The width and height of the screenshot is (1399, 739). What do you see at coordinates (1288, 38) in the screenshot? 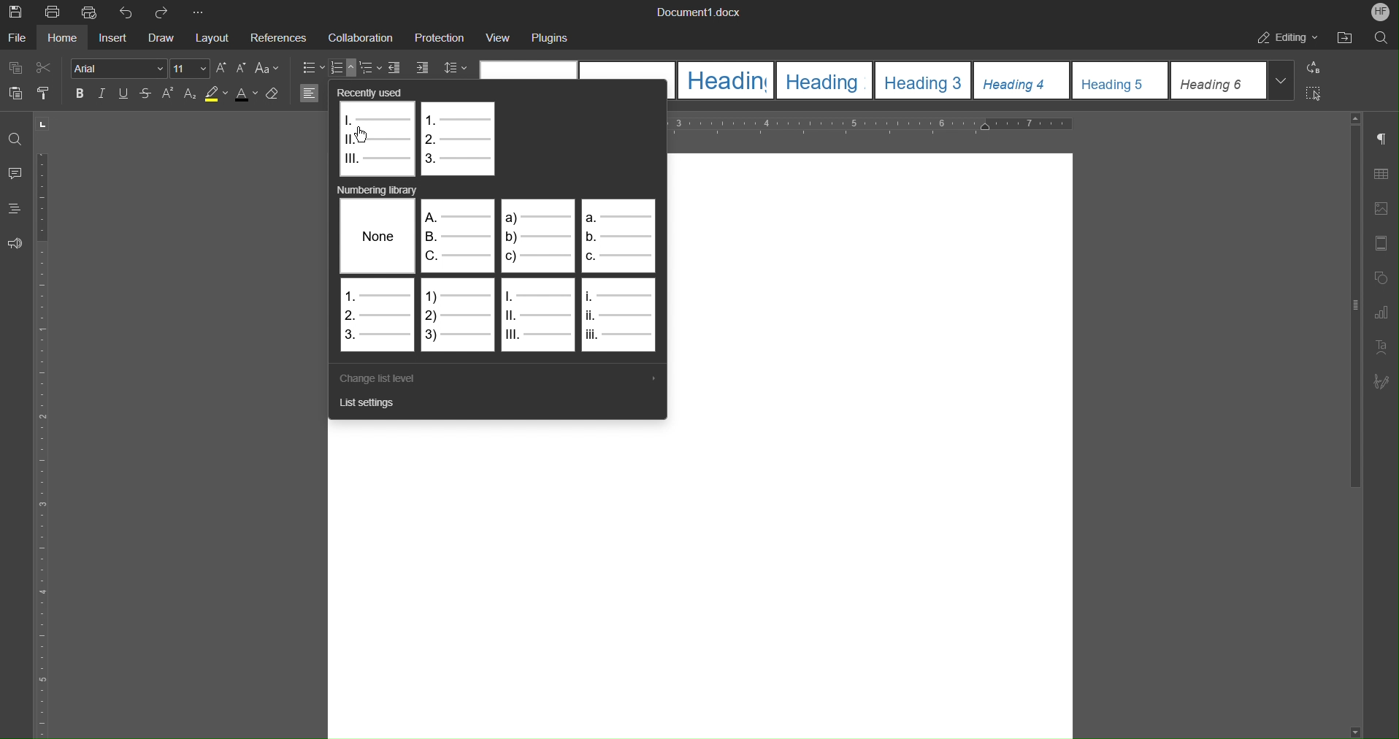
I see `Editing` at bounding box center [1288, 38].